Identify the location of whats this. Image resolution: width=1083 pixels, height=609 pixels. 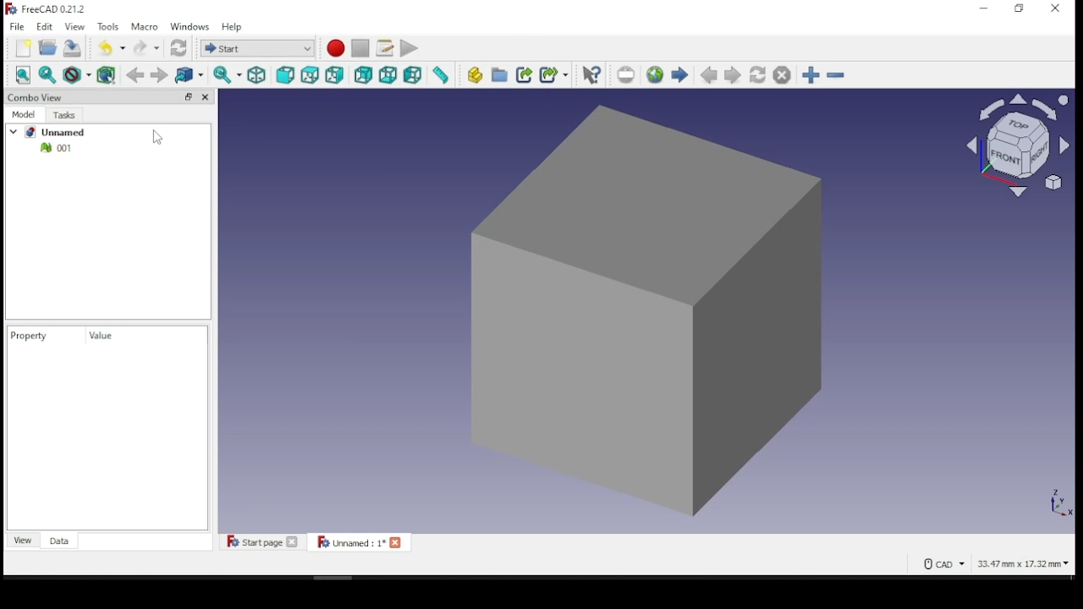
(591, 74).